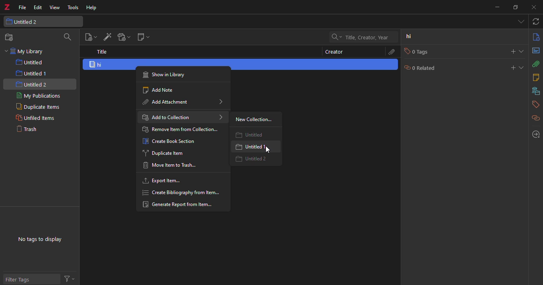 The image size is (543, 285). What do you see at coordinates (181, 129) in the screenshot?
I see `remove item from collection` at bounding box center [181, 129].